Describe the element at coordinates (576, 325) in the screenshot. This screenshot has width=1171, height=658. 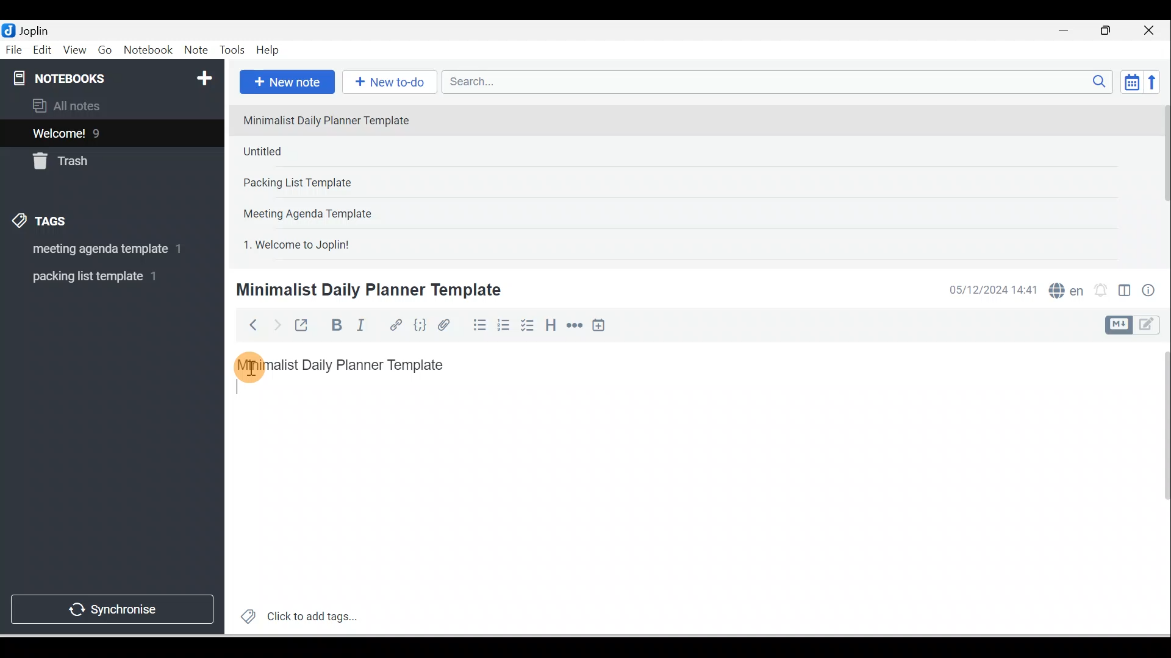
I see `Horizontal rule` at that location.